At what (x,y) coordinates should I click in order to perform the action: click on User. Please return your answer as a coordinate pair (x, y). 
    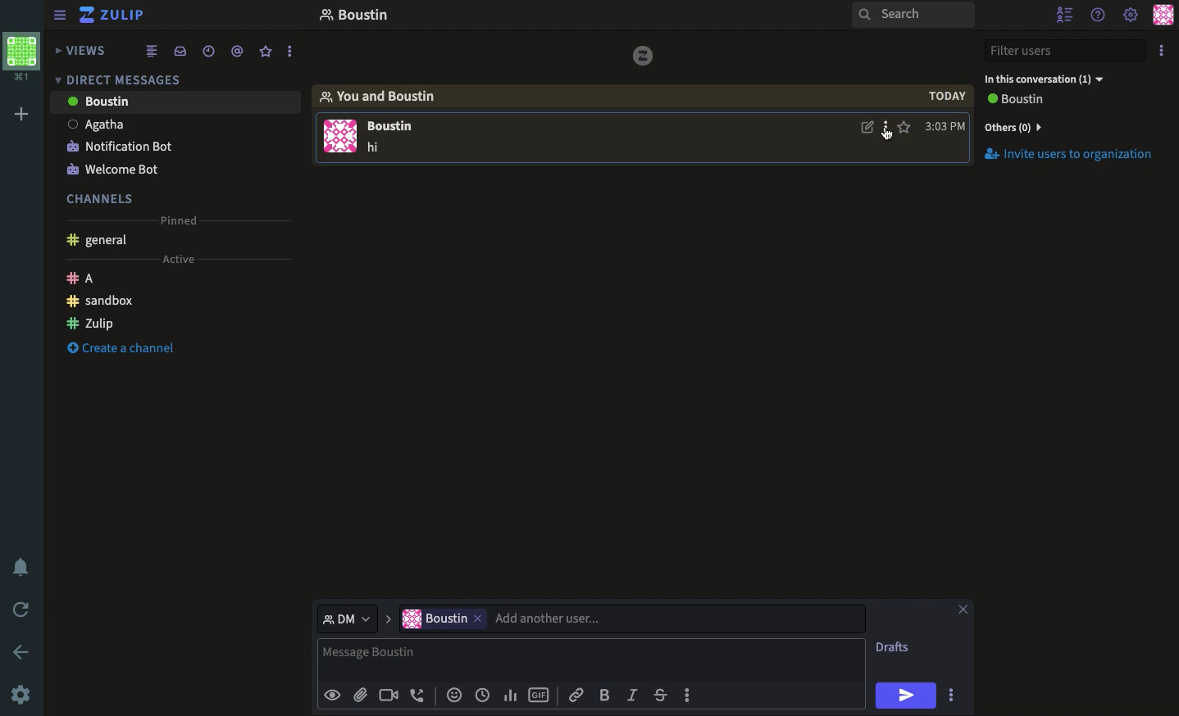
    Looking at the image, I should click on (630, 618).